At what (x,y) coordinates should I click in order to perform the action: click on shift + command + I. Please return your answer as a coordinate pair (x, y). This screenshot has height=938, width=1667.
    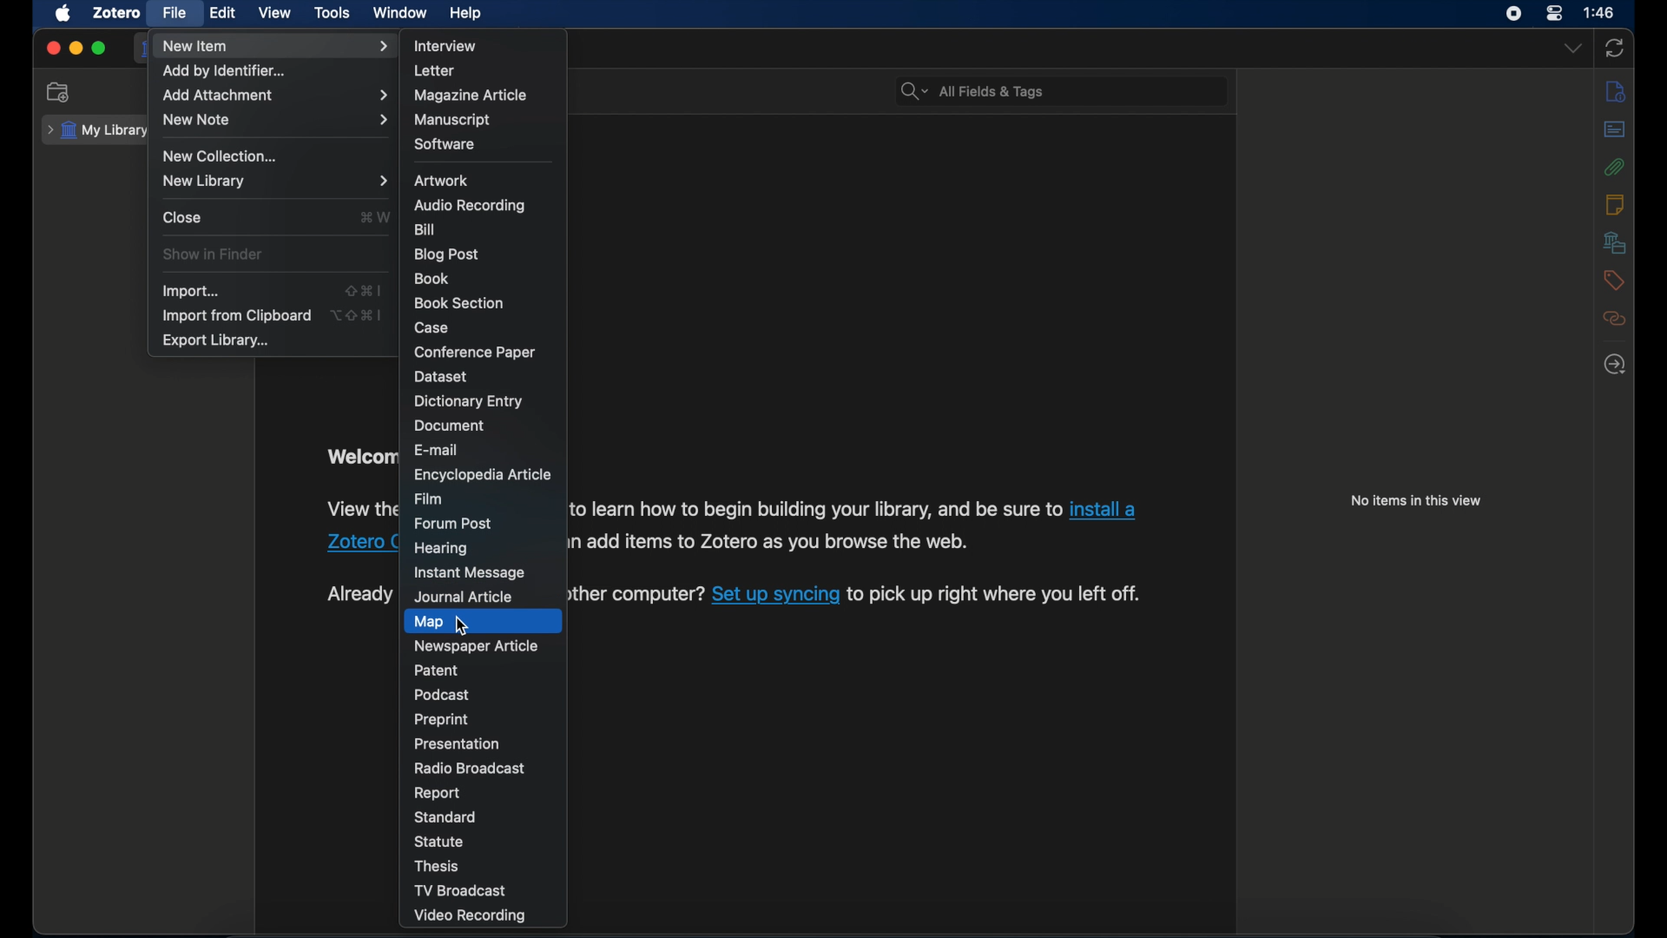
    Looking at the image, I should click on (361, 290).